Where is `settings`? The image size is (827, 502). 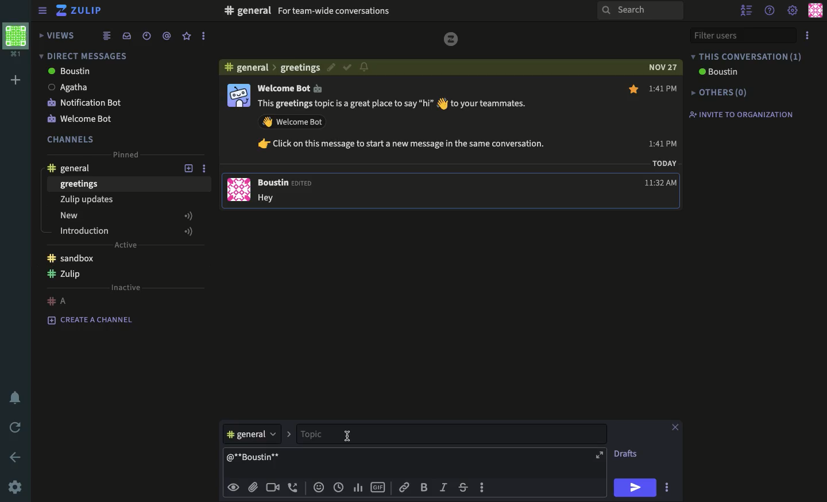
settings is located at coordinates (14, 488).